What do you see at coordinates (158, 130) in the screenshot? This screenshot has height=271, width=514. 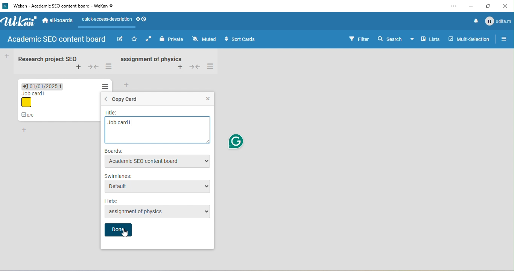 I see `job card 1` at bounding box center [158, 130].